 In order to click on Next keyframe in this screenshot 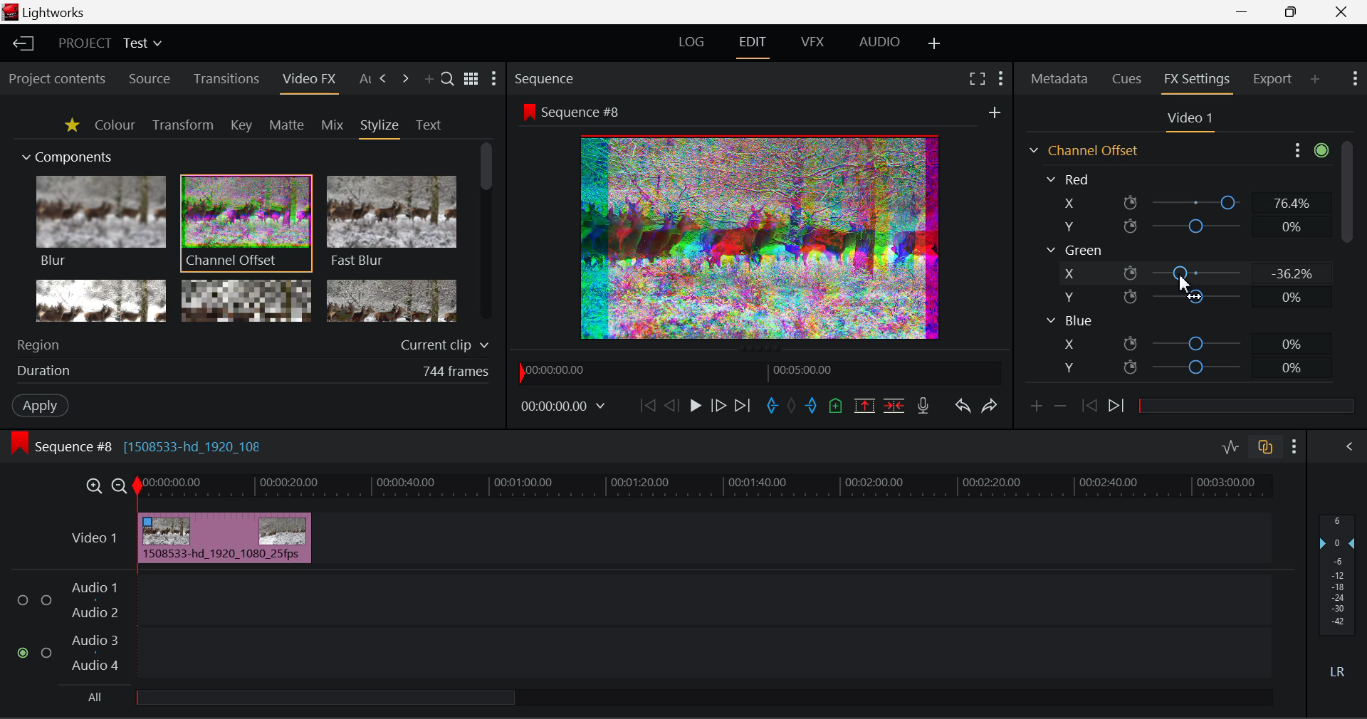, I will do `click(1119, 408)`.